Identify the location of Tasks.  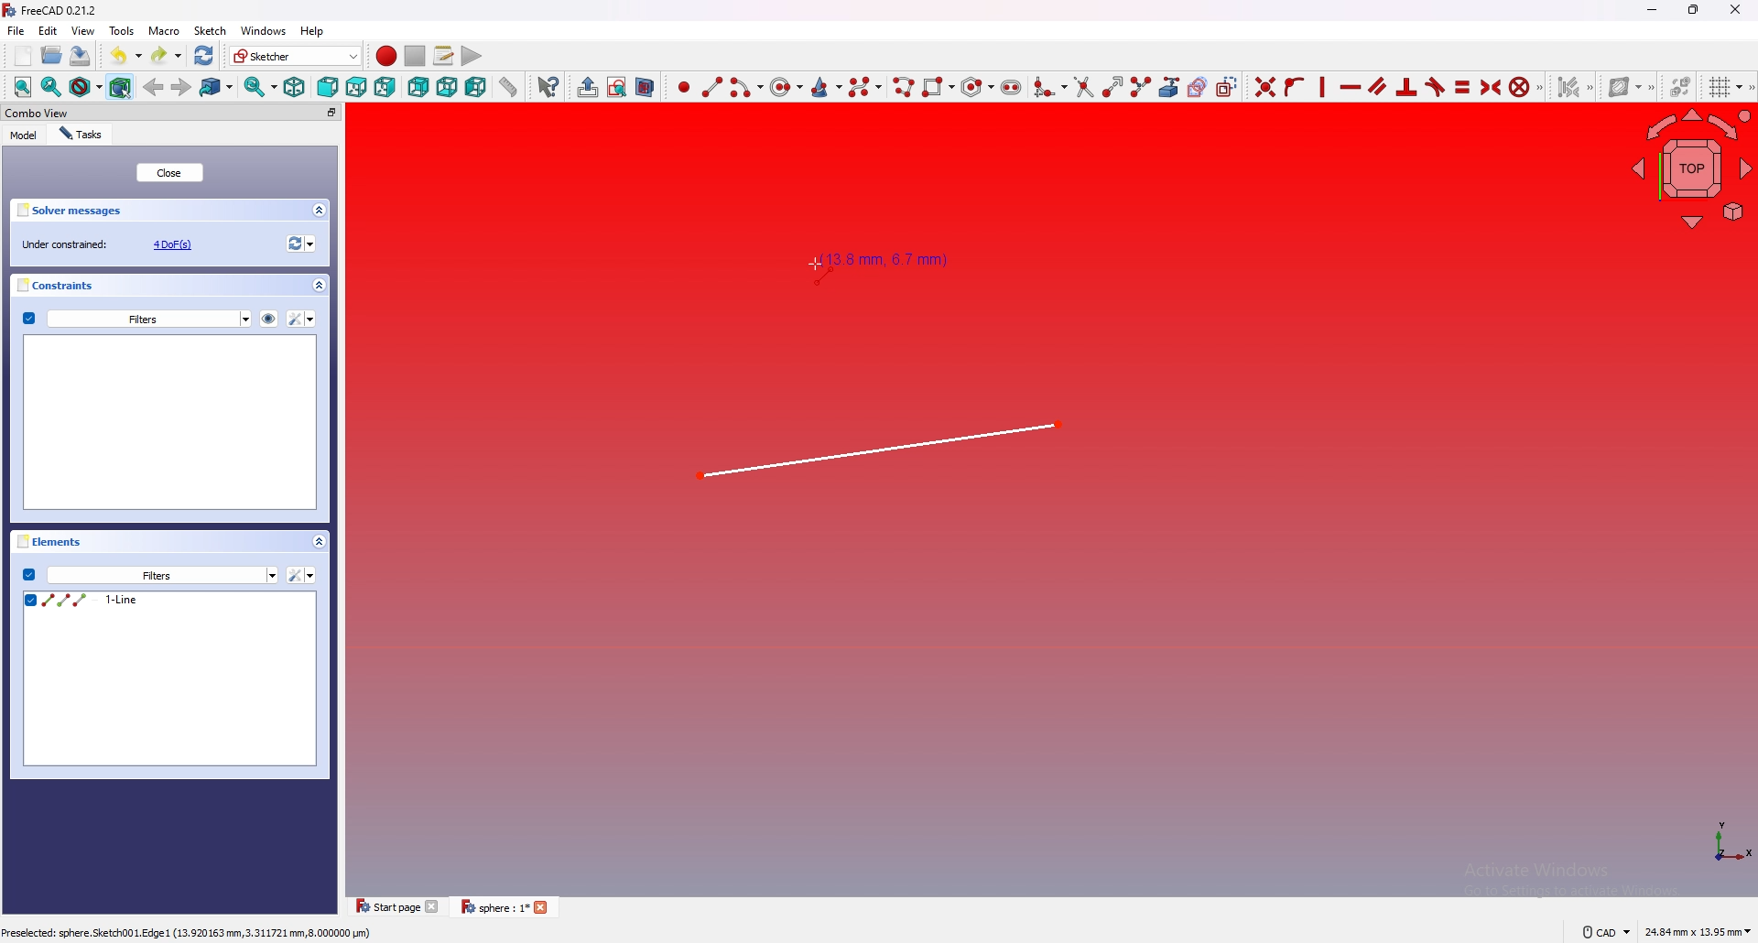
(84, 134).